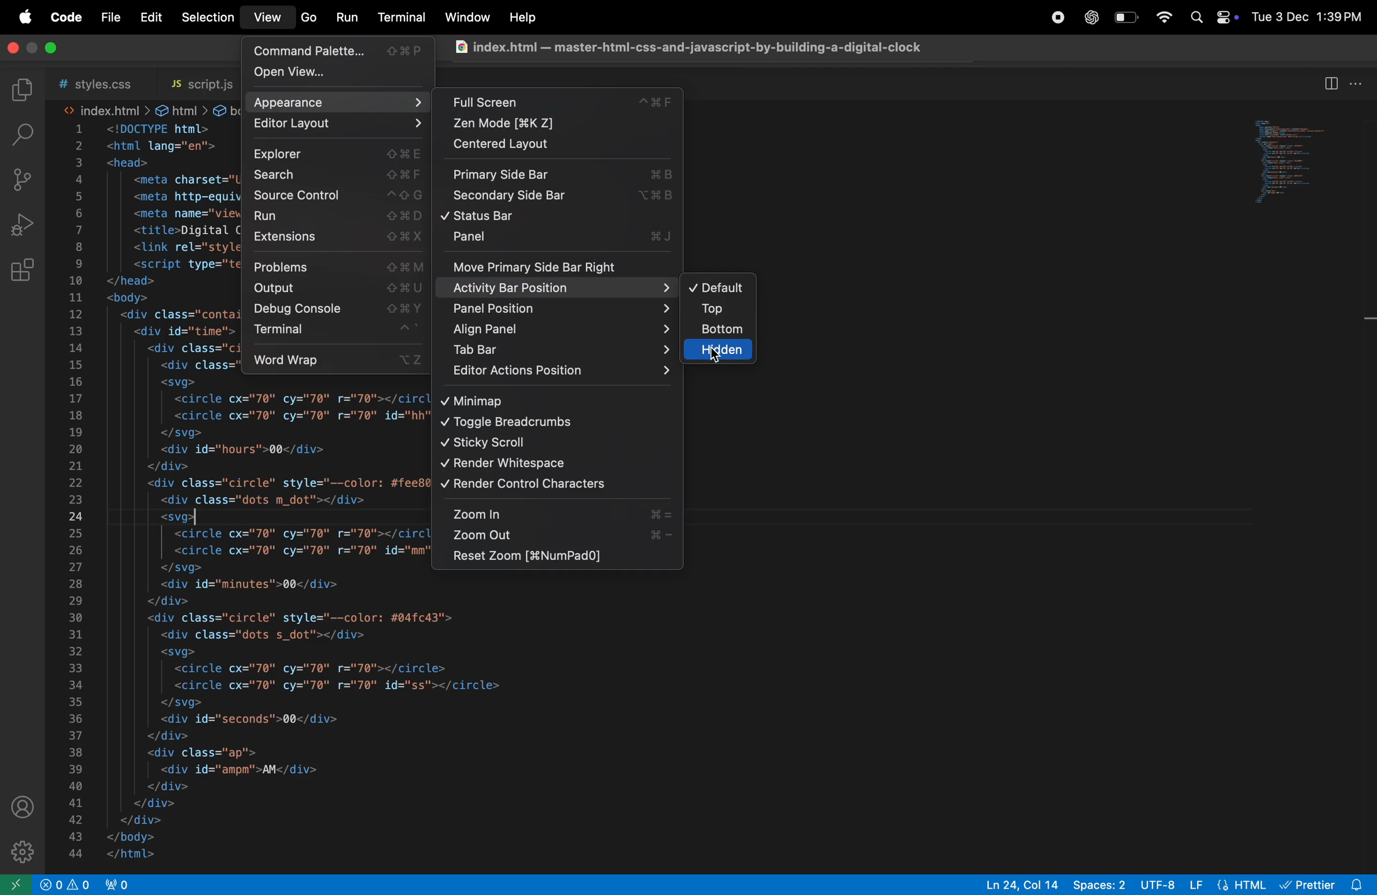  What do you see at coordinates (107, 18) in the screenshot?
I see `file` at bounding box center [107, 18].